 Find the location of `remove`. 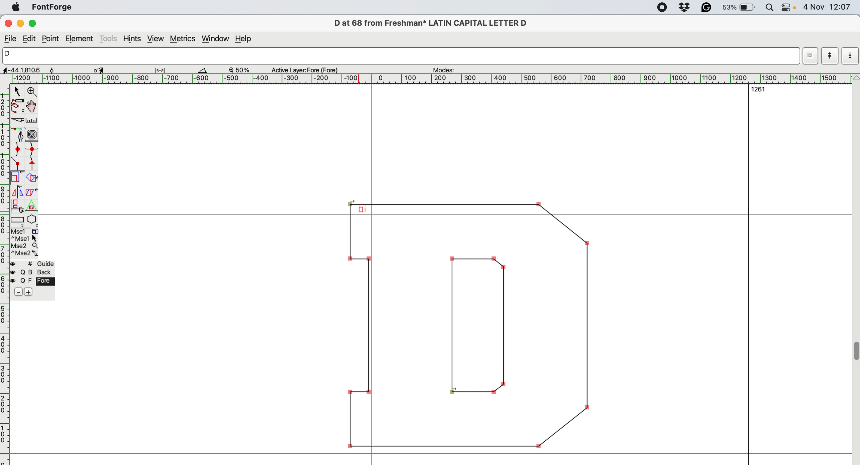

remove is located at coordinates (17, 292).